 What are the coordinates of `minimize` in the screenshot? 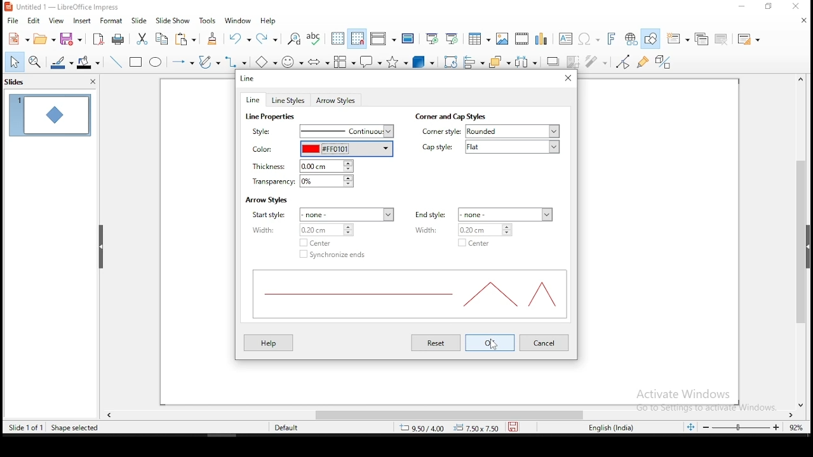 It's located at (742, 7).